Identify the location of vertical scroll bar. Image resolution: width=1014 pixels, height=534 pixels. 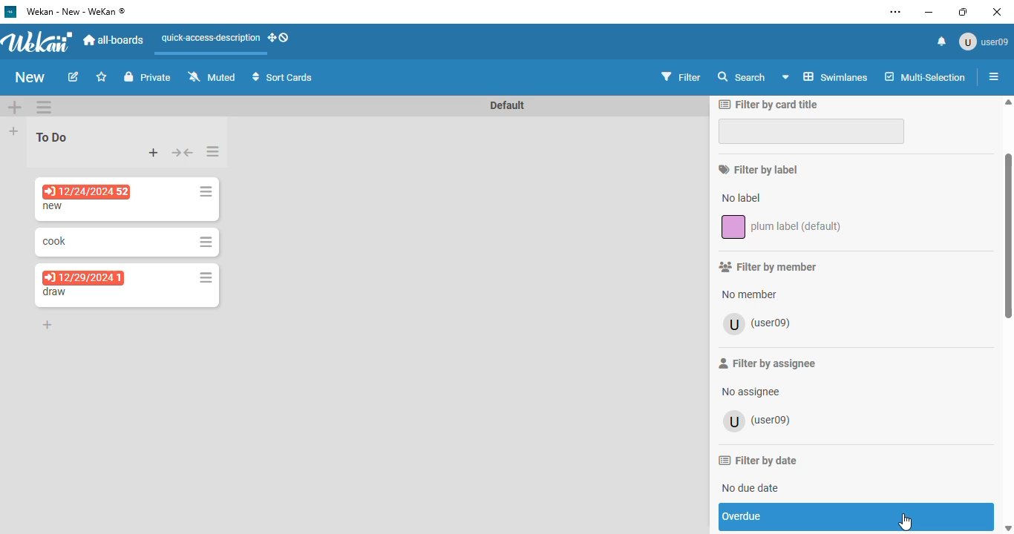
(1007, 314).